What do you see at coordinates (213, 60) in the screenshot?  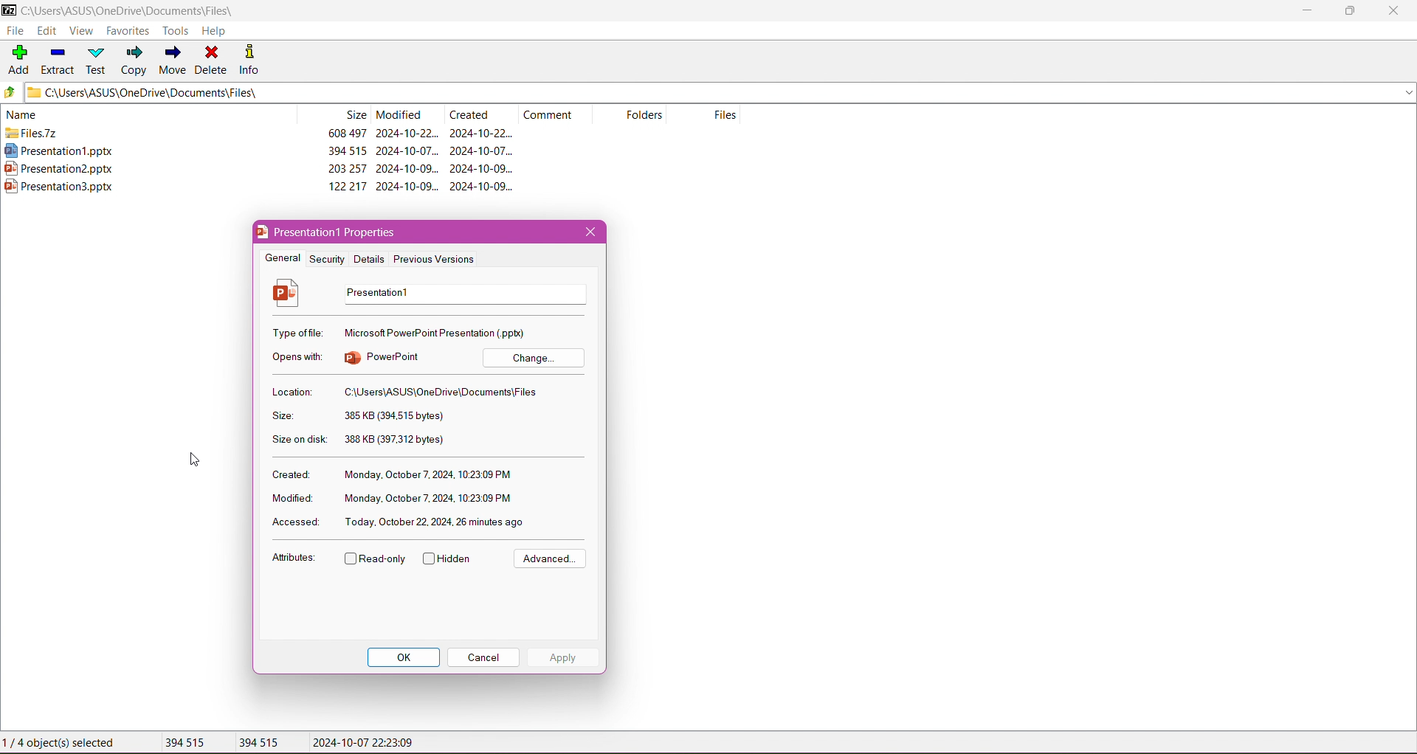 I see `Delete` at bounding box center [213, 60].